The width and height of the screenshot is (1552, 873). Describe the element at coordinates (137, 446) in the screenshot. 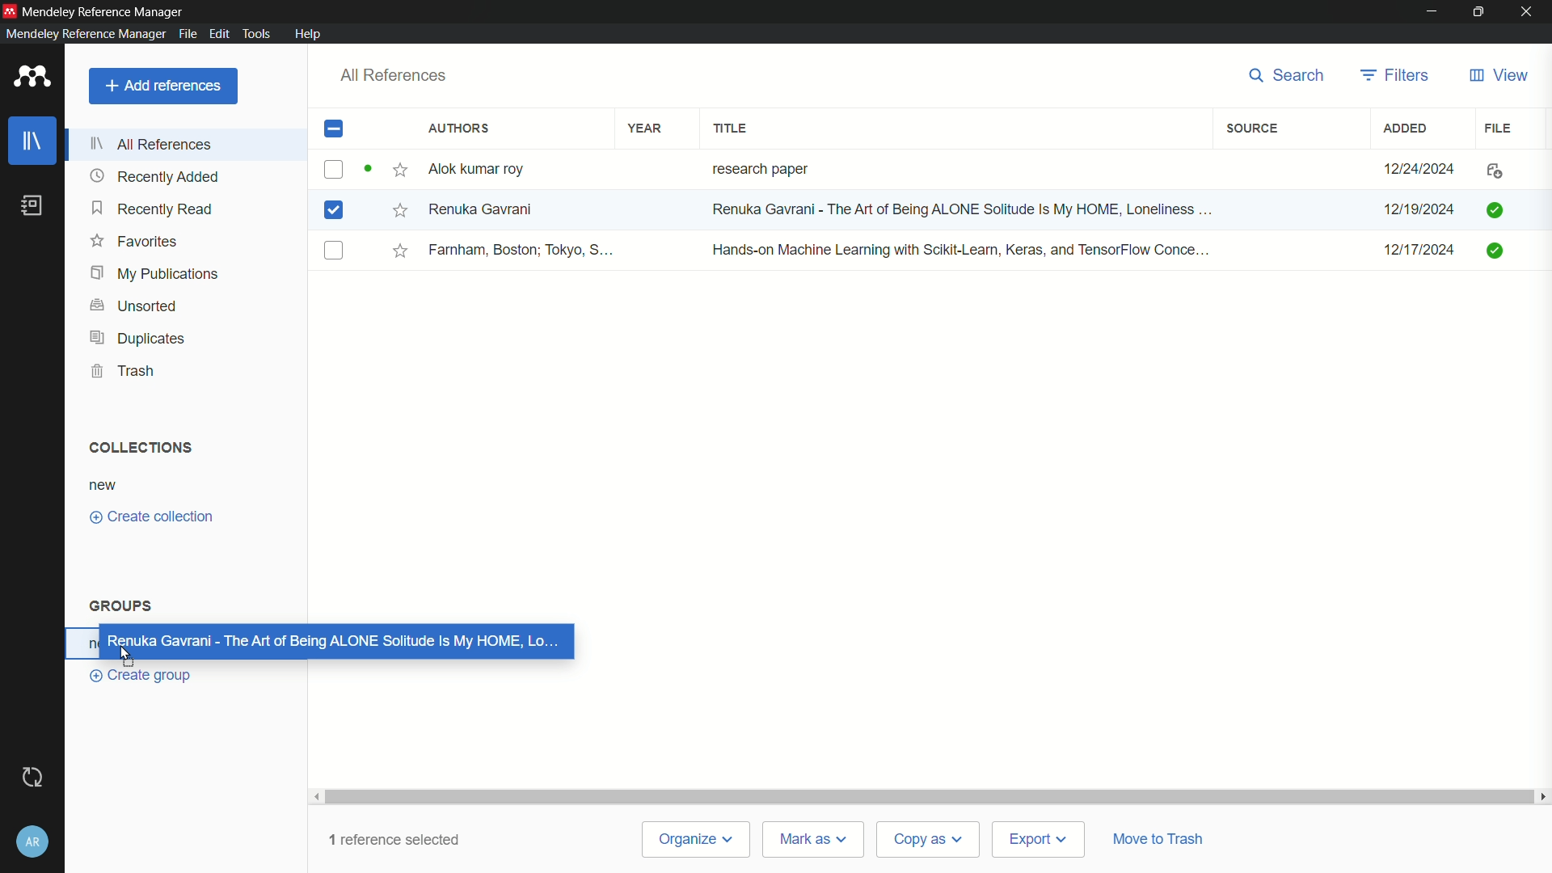

I see `collections` at that location.